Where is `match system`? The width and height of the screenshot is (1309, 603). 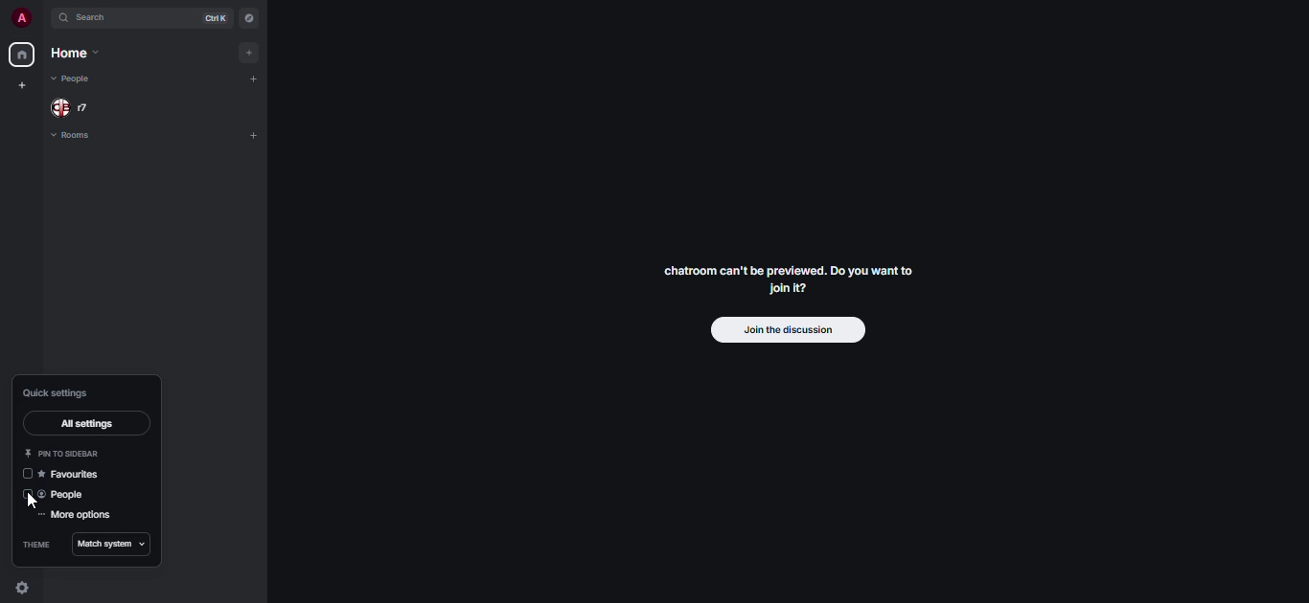
match system is located at coordinates (106, 545).